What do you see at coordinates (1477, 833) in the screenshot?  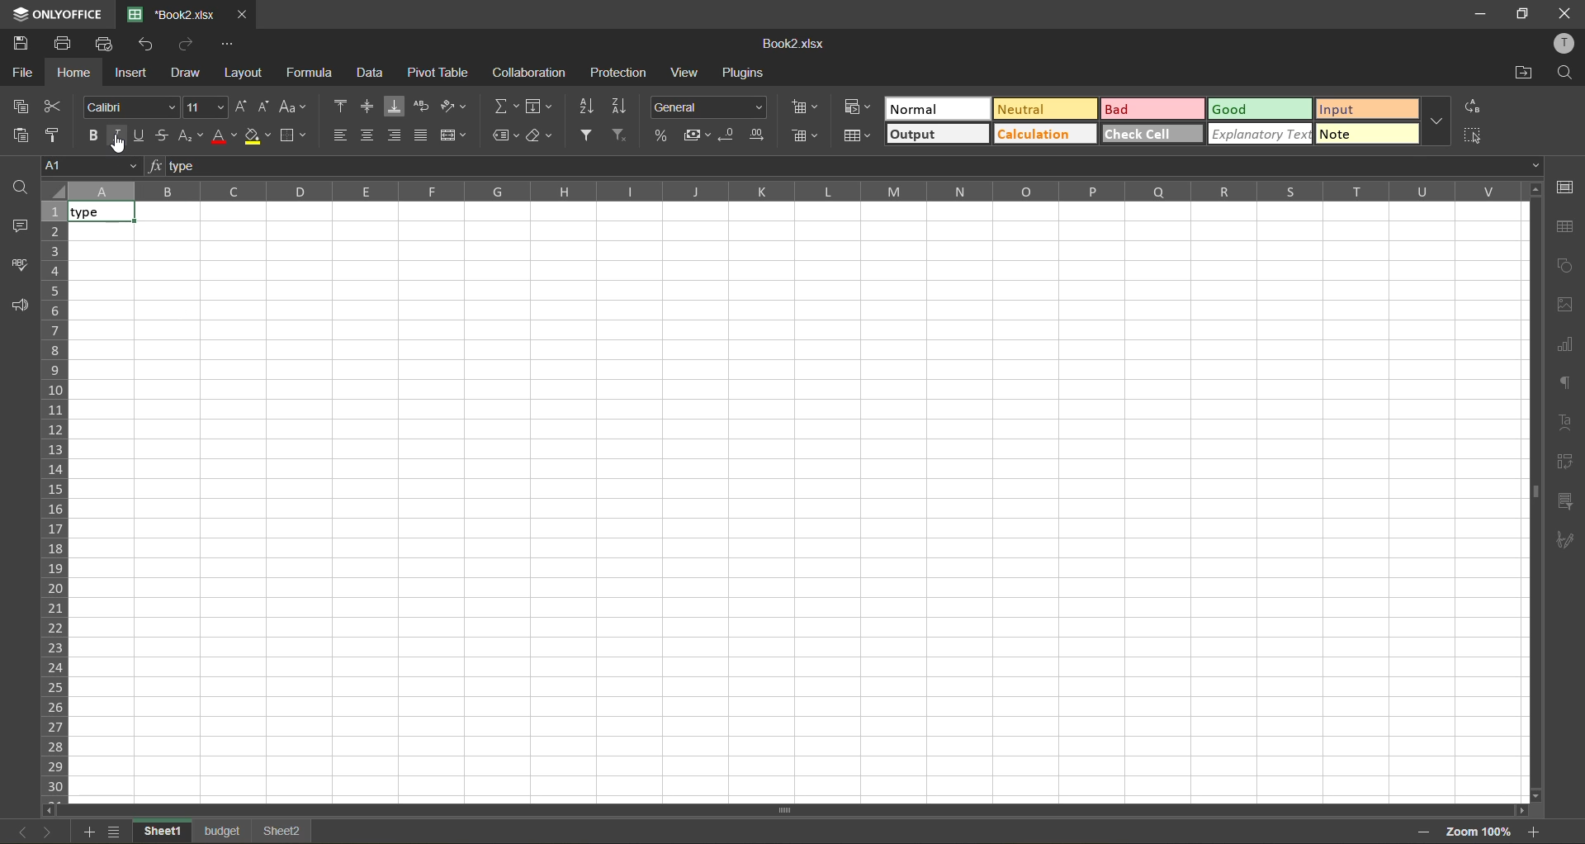 I see `zoom factor` at bounding box center [1477, 833].